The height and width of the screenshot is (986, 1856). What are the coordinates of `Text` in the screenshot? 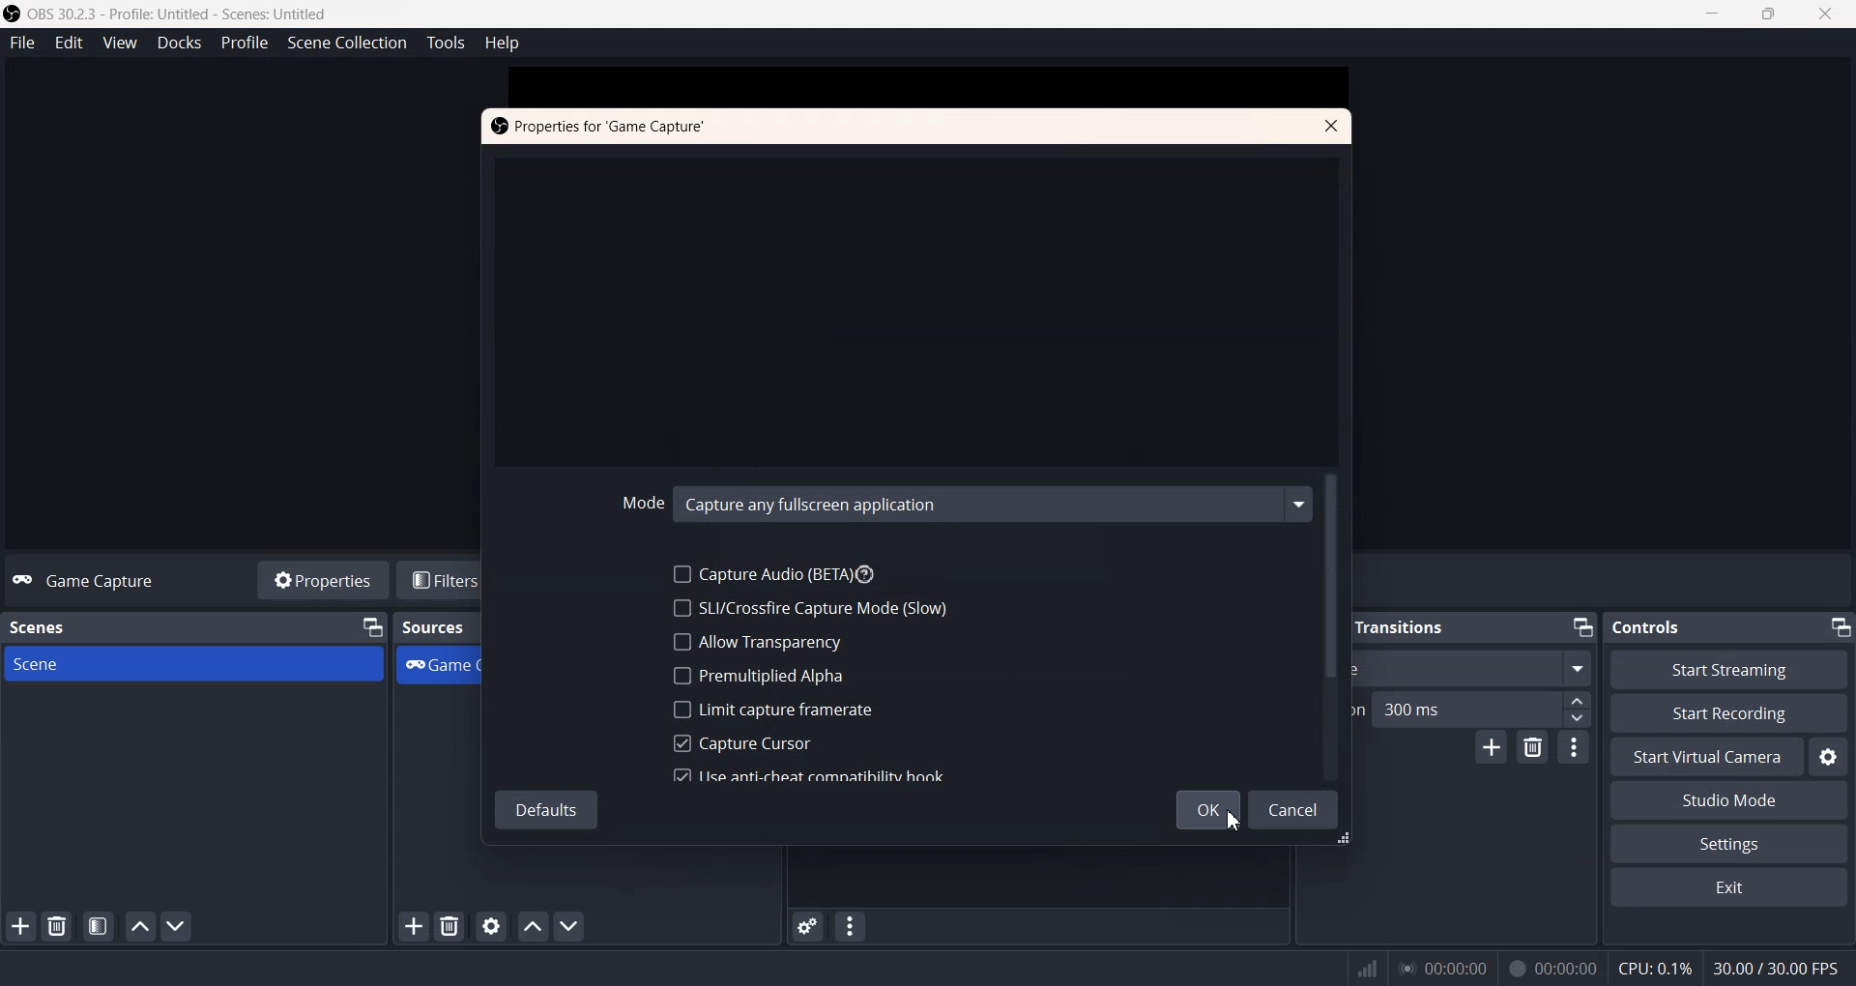 It's located at (605, 123).